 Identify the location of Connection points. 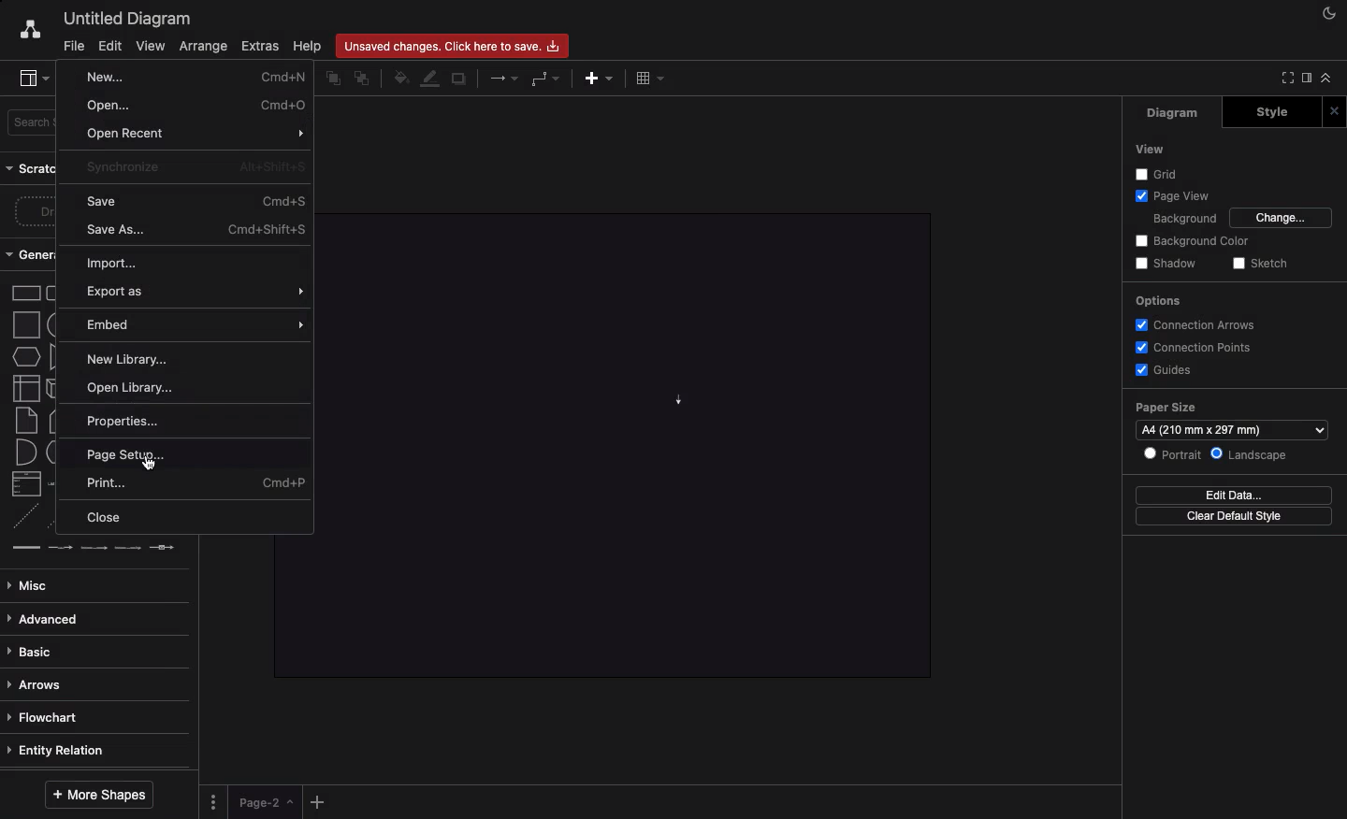
(1192, 347).